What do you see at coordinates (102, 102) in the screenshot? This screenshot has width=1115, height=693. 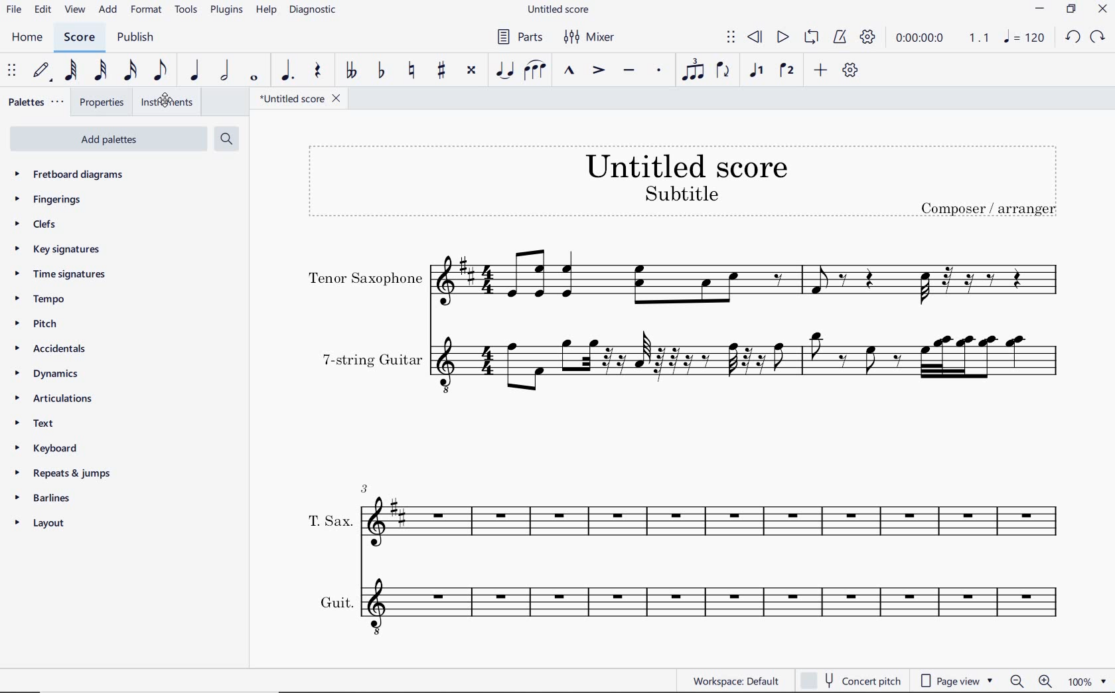 I see `PROPERTIES` at bounding box center [102, 102].